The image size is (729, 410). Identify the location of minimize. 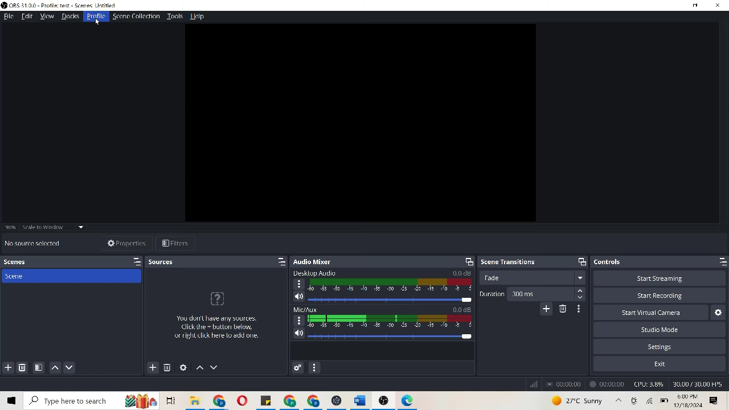
(696, 6).